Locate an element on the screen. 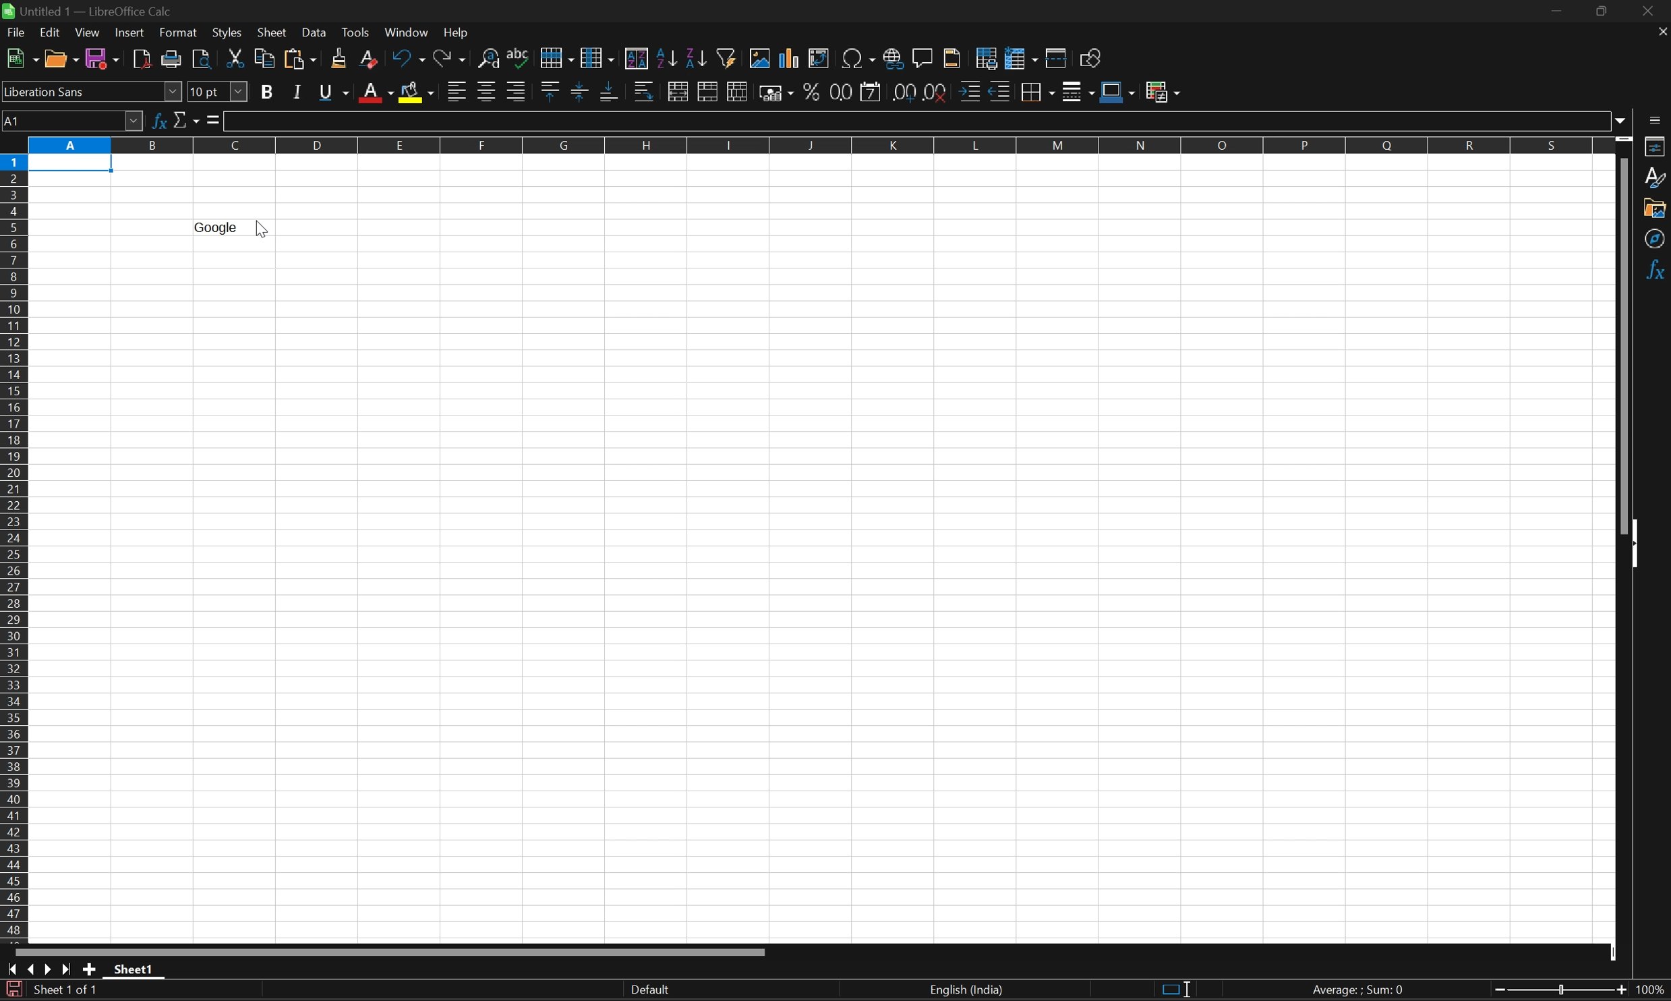 The image size is (1671, 1001). Drop down is located at coordinates (1621, 119).